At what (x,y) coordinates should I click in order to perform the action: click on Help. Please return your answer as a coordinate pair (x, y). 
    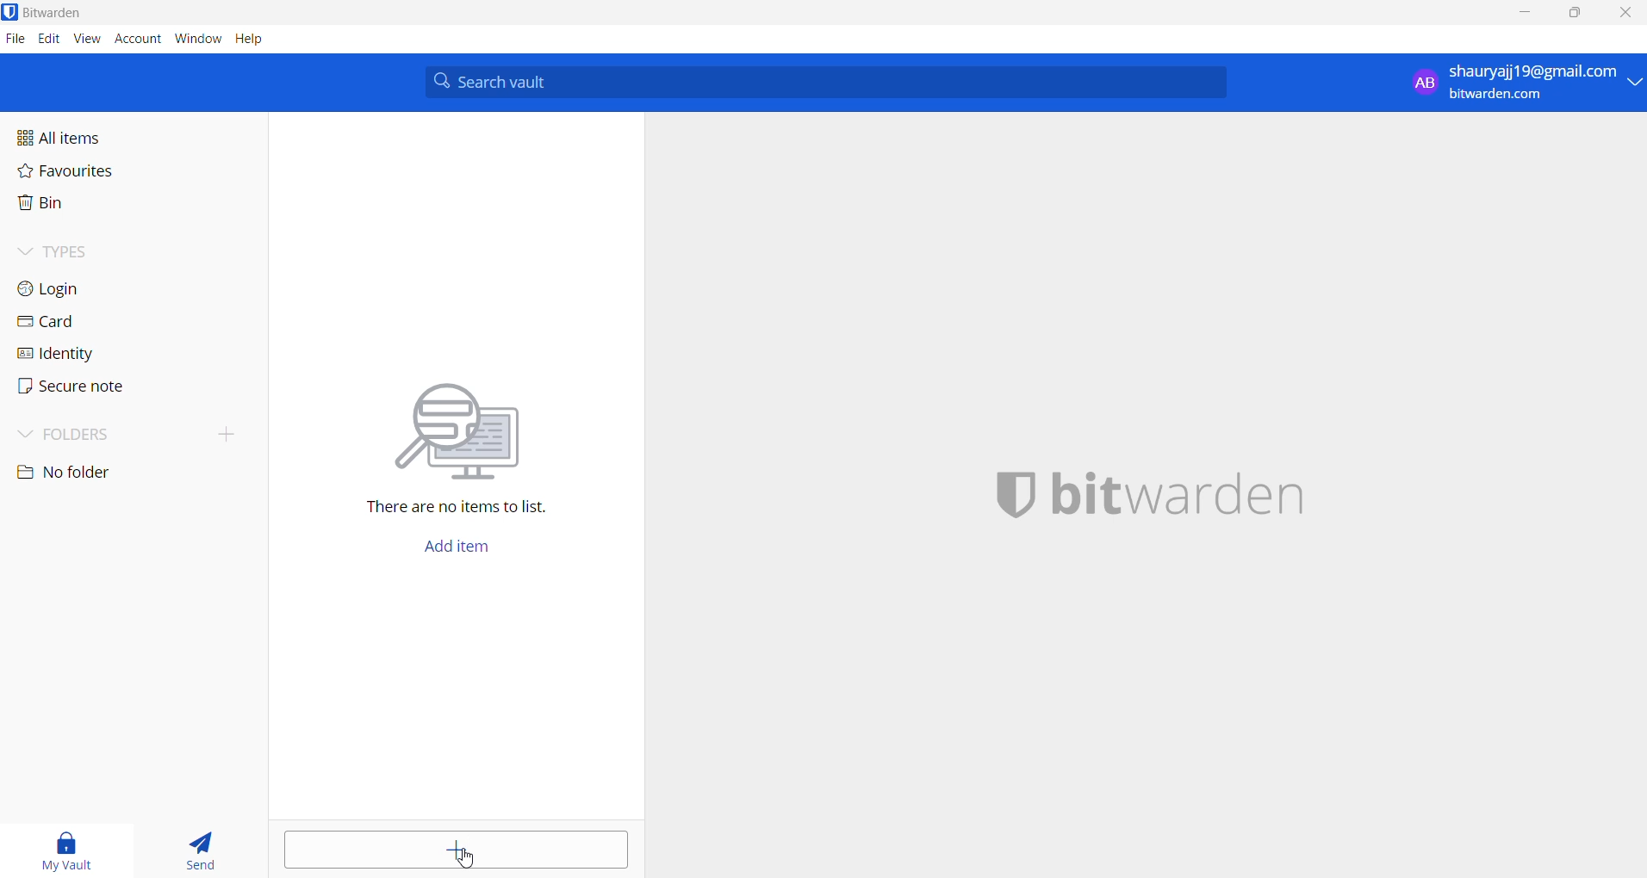
    Looking at the image, I should click on (259, 40).